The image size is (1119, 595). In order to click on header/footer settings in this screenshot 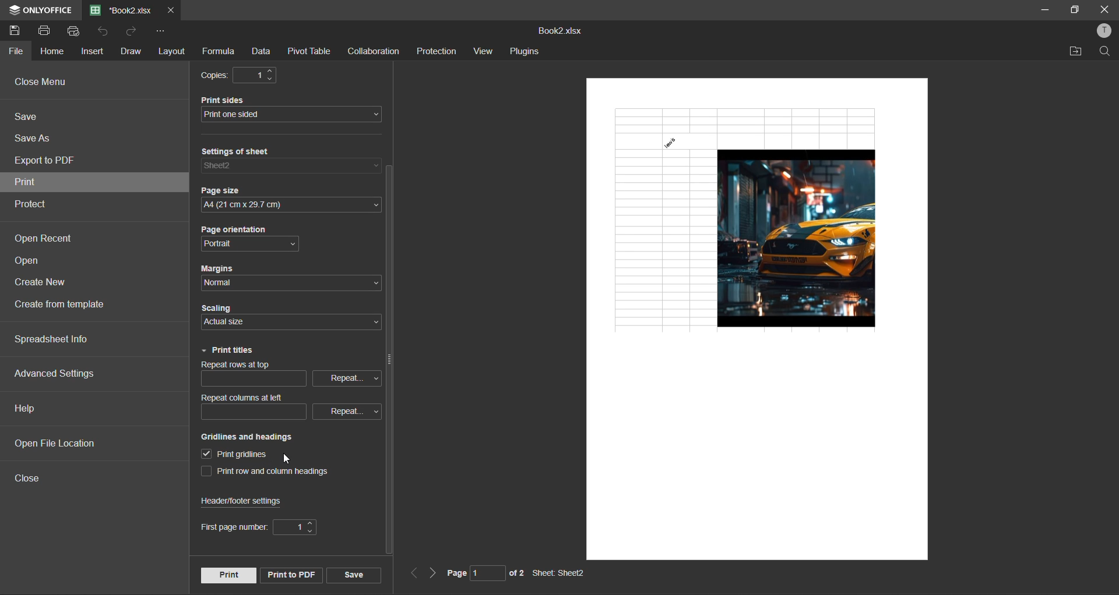, I will do `click(252, 501)`.